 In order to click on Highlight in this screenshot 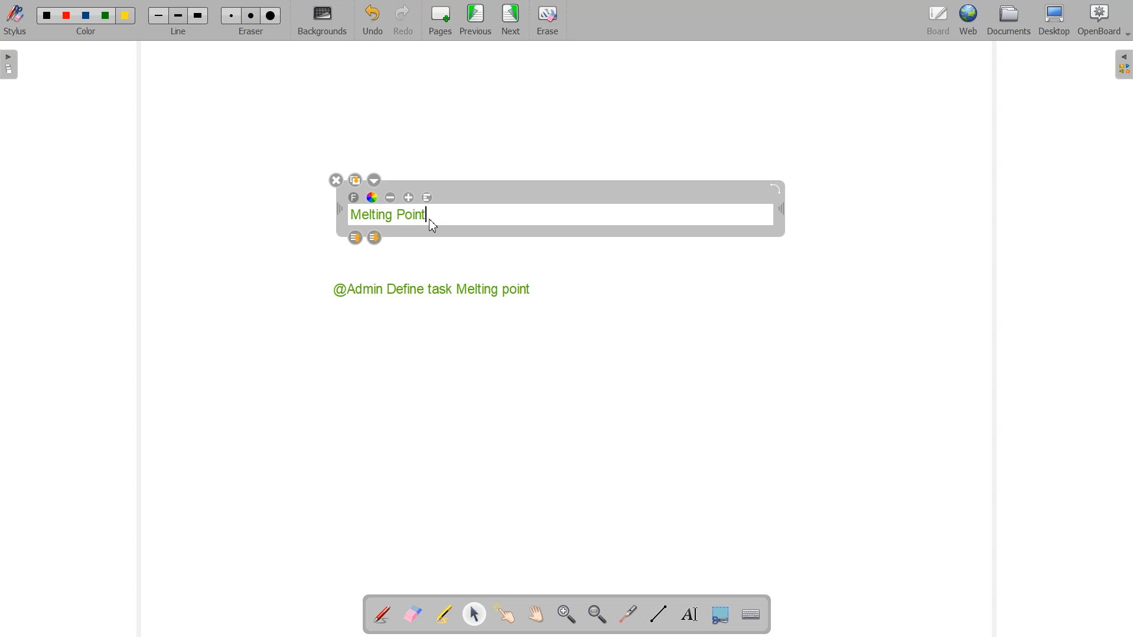, I will do `click(445, 615)`.